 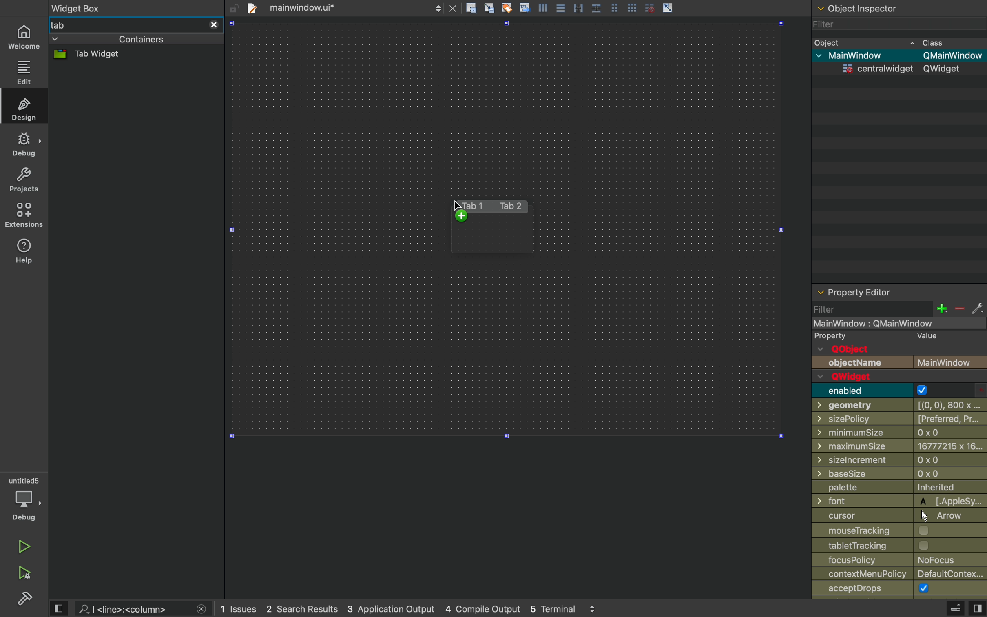 I want to click on align left, so click(x=543, y=7).